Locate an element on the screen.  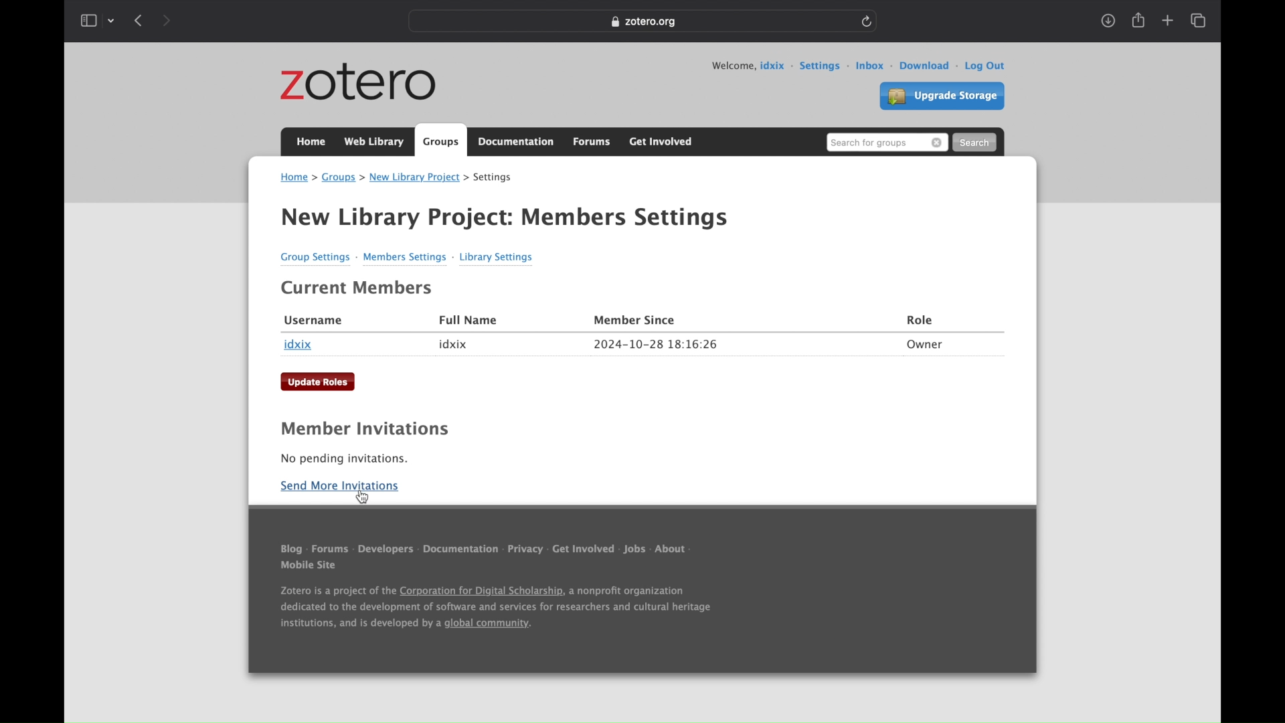
show next page is located at coordinates (166, 20).